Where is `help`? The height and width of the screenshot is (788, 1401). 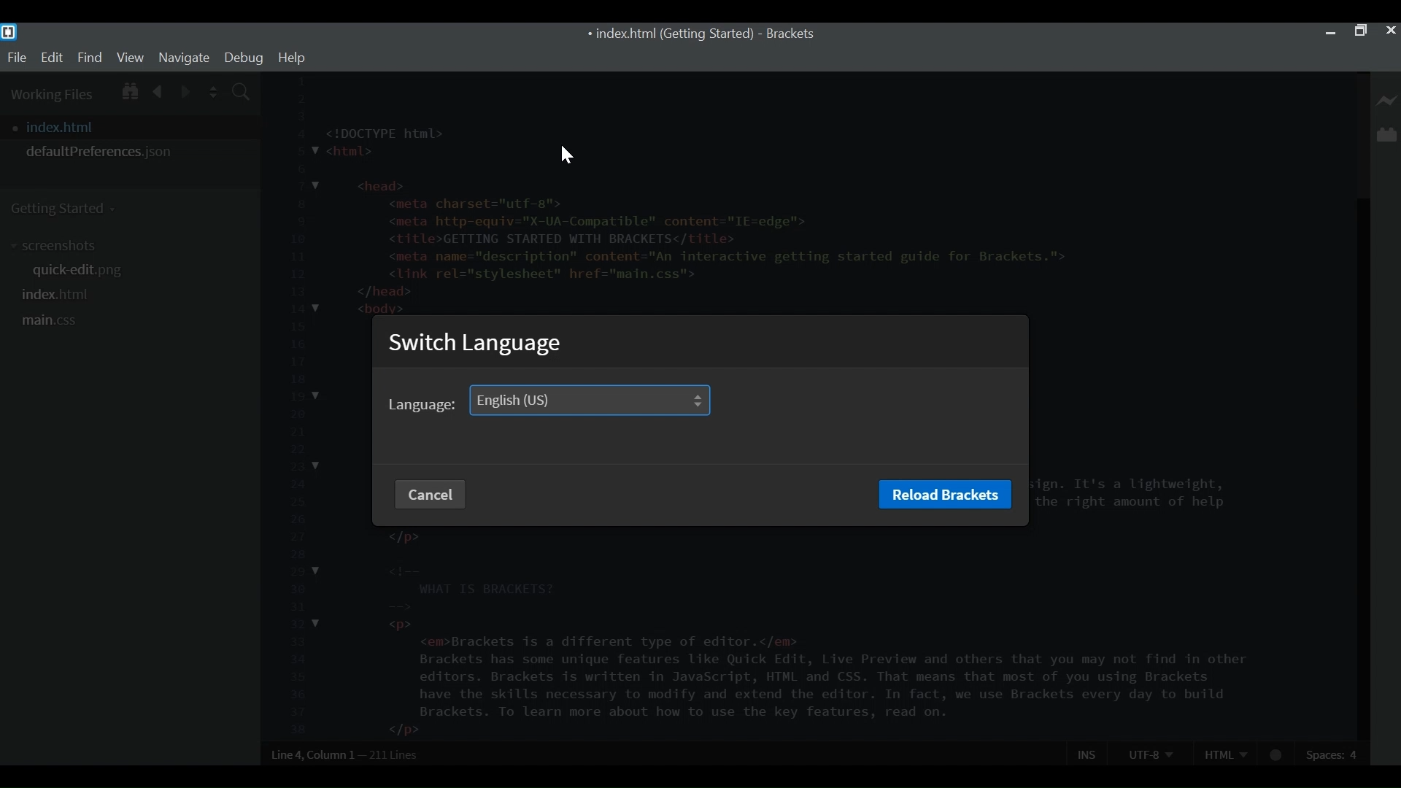 help is located at coordinates (292, 58).